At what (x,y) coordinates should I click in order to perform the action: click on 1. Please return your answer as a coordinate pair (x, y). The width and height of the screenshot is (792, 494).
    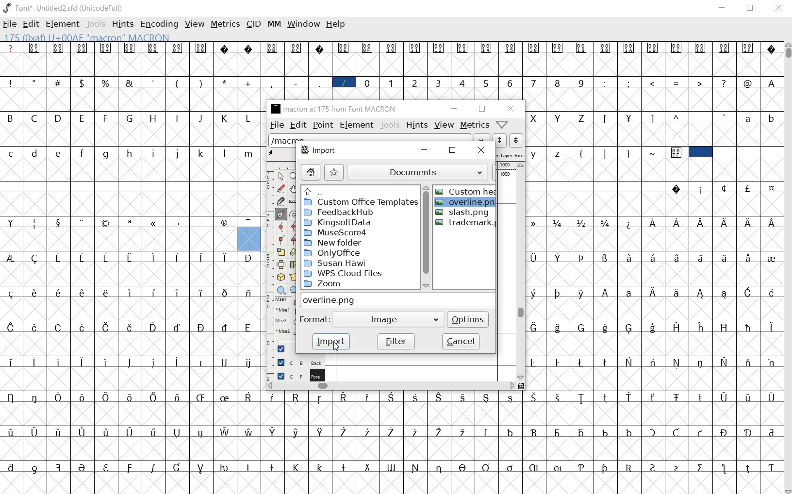
    Looking at the image, I should click on (392, 82).